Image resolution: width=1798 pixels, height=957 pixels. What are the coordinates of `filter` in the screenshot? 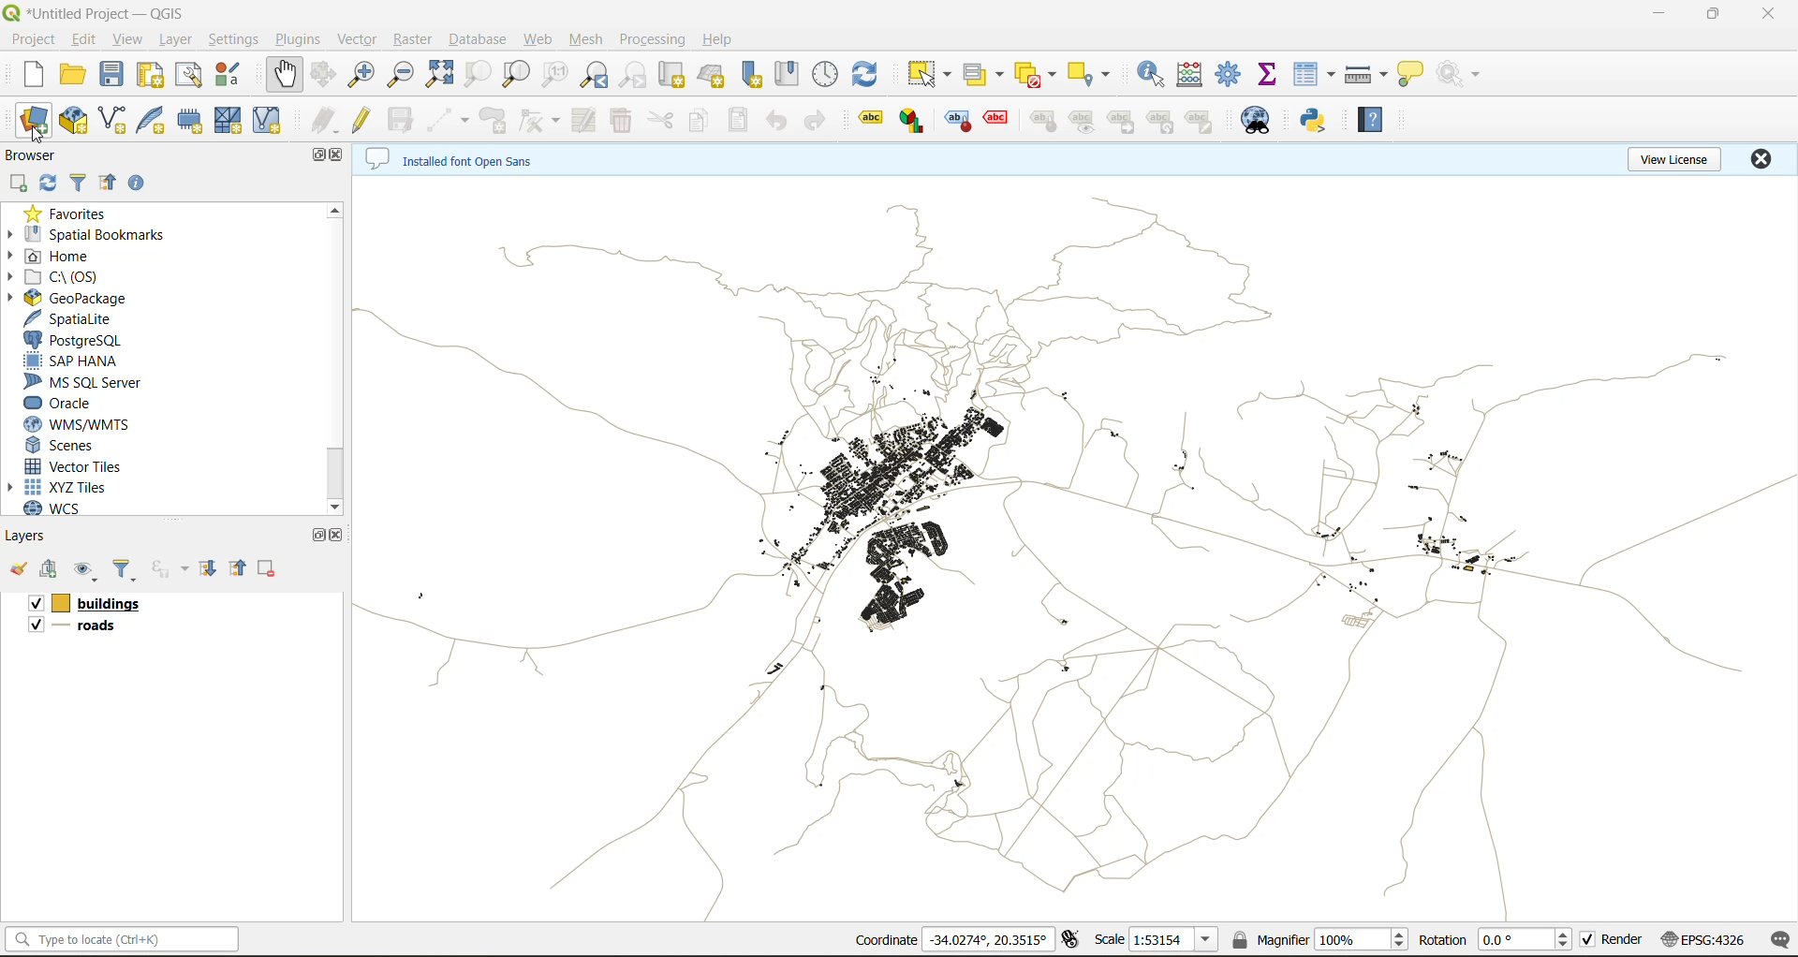 It's located at (125, 571).